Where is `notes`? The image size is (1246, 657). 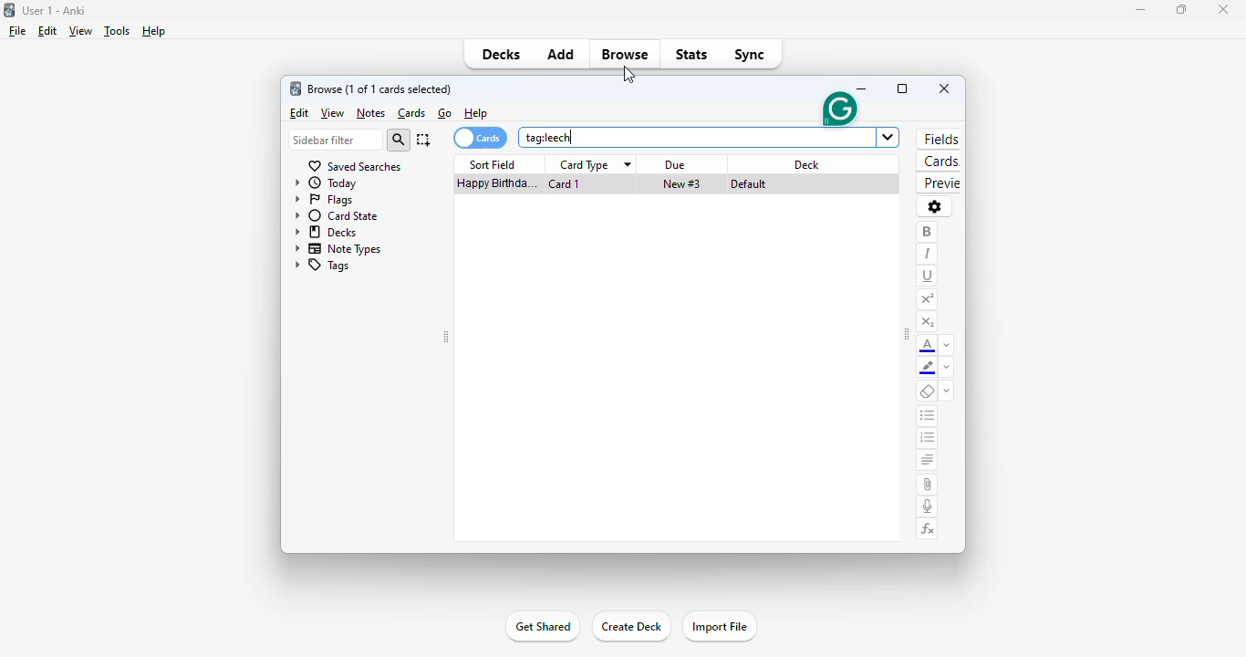
notes is located at coordinates (370, 113).